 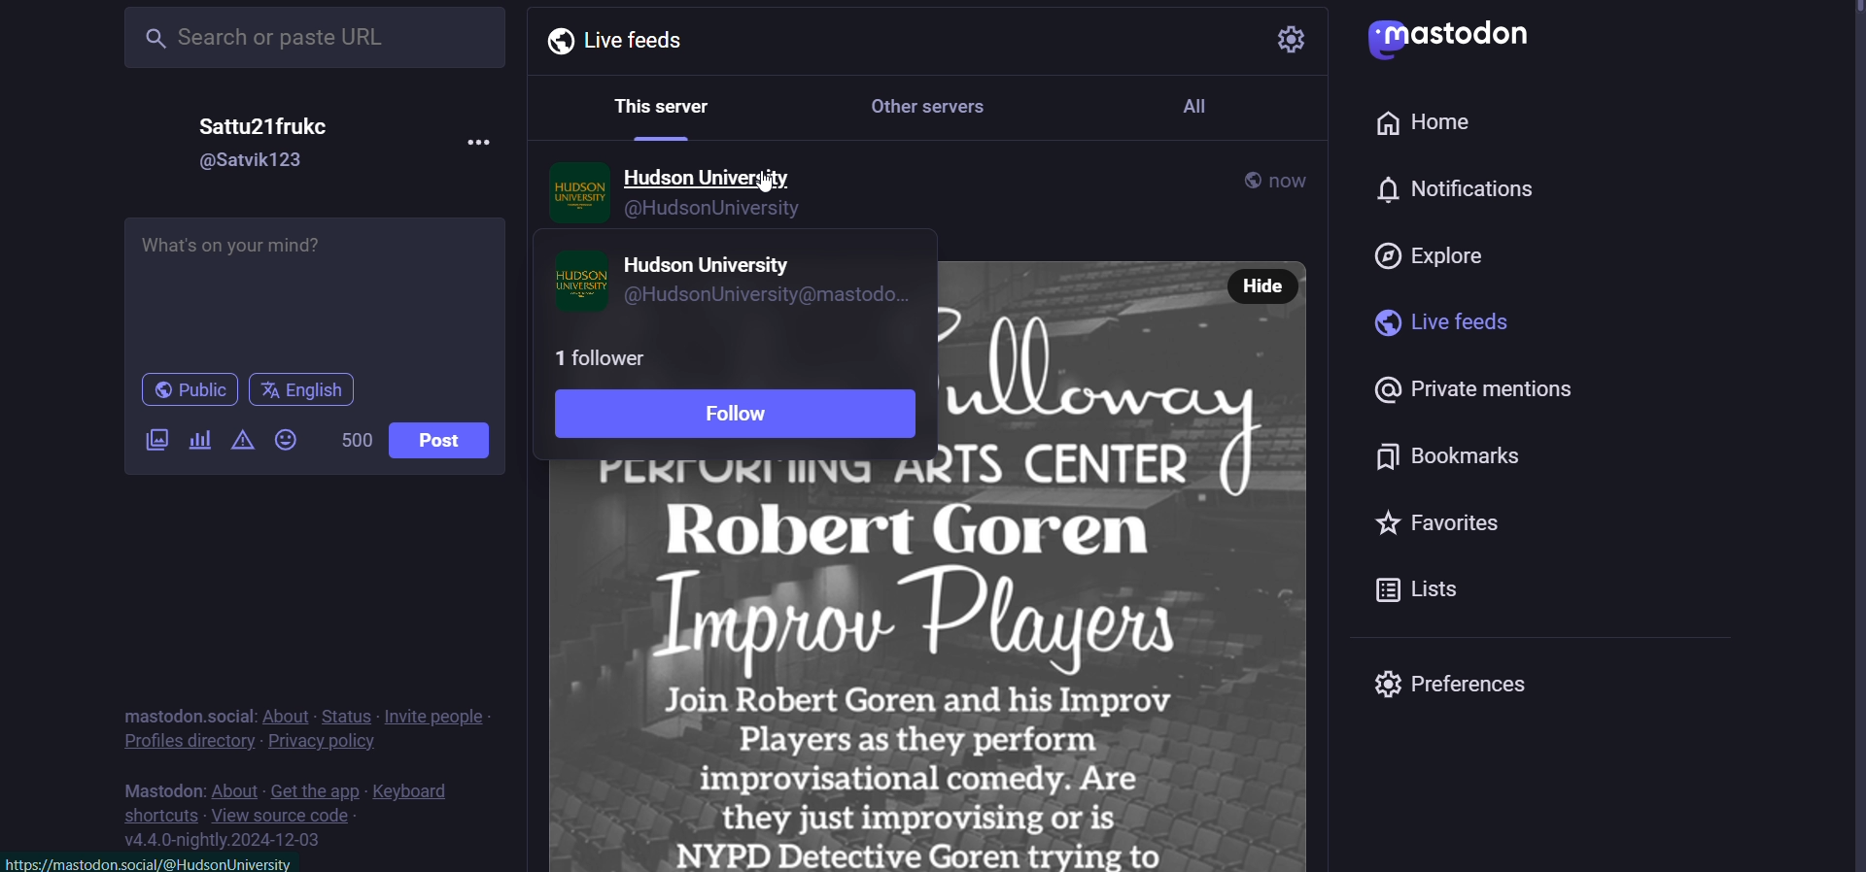 I want to click on lists, so click(x=1427, y=589).